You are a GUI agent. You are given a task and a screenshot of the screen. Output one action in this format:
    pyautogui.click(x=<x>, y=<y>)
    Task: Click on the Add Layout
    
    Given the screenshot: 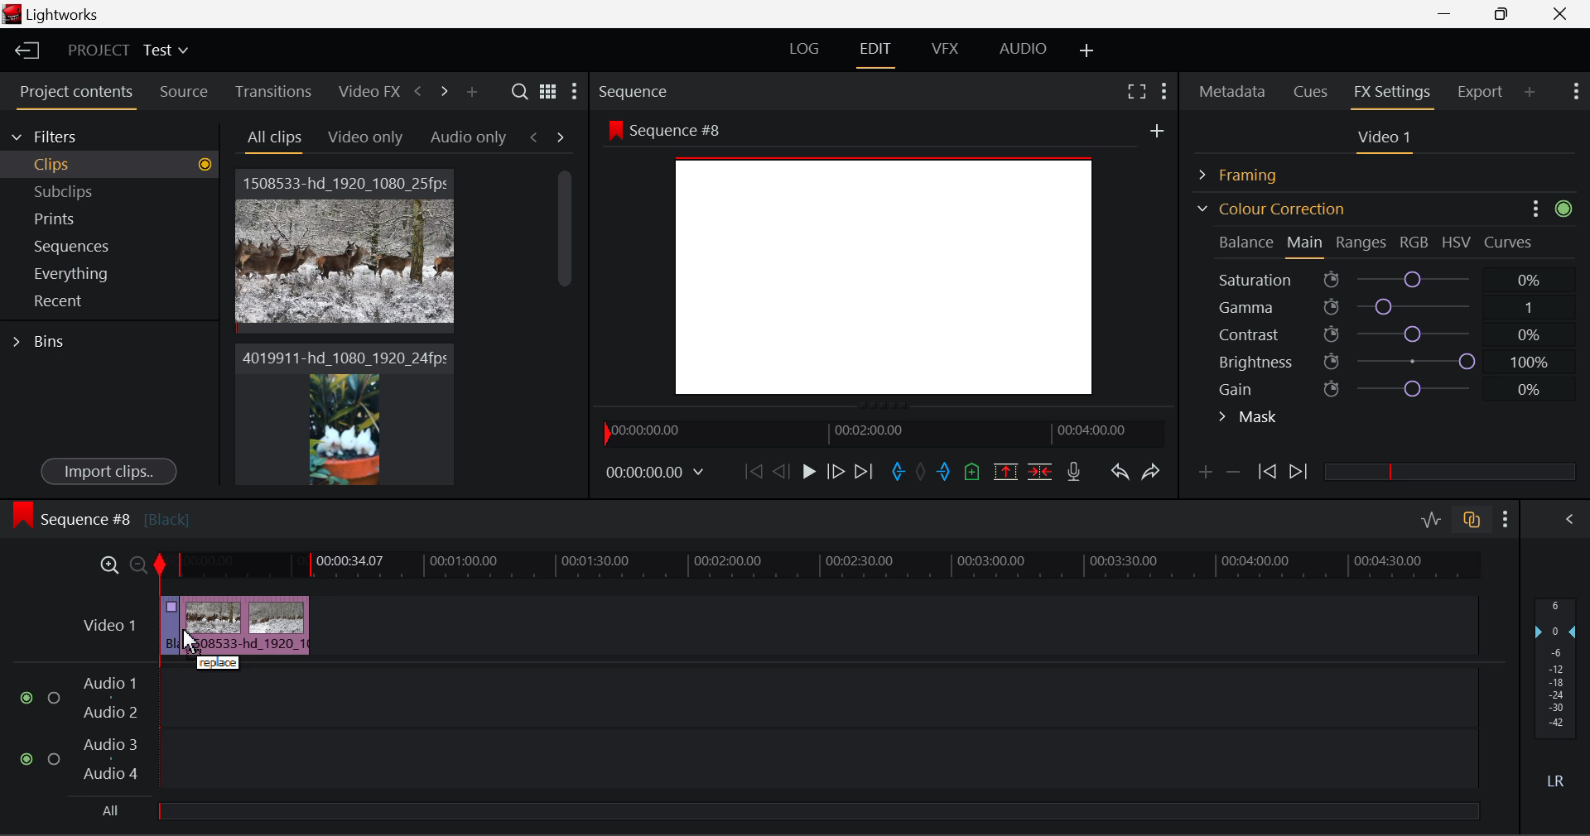 What is the action you would take?
    pyautogui.click(x=1087, y=51)
    